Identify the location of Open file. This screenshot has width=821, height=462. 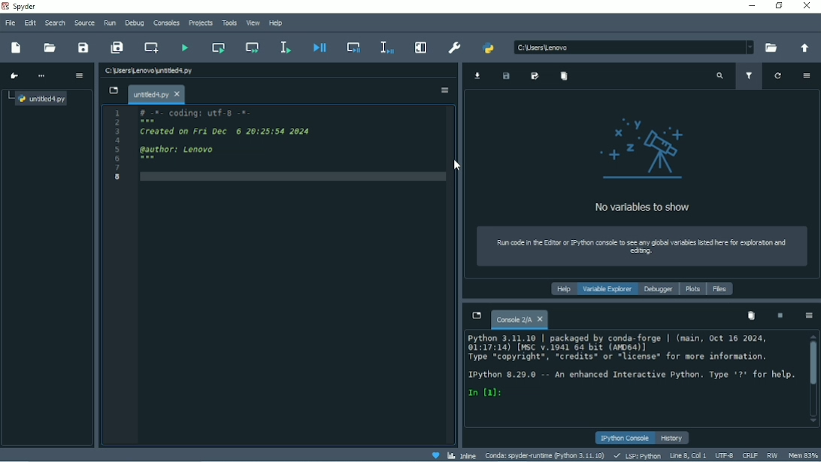
(50, 47).